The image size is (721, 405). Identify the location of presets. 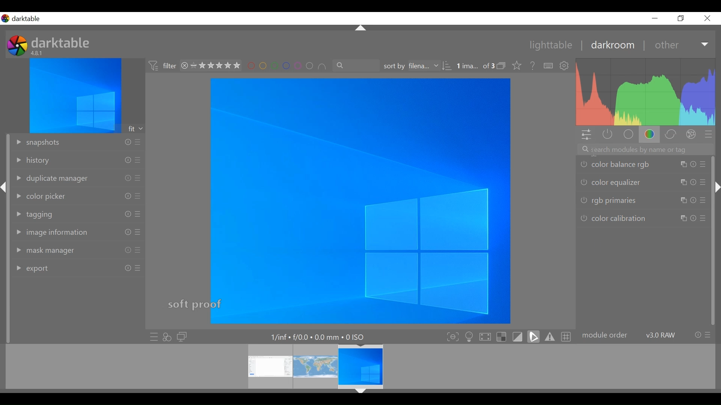
(709, 135).